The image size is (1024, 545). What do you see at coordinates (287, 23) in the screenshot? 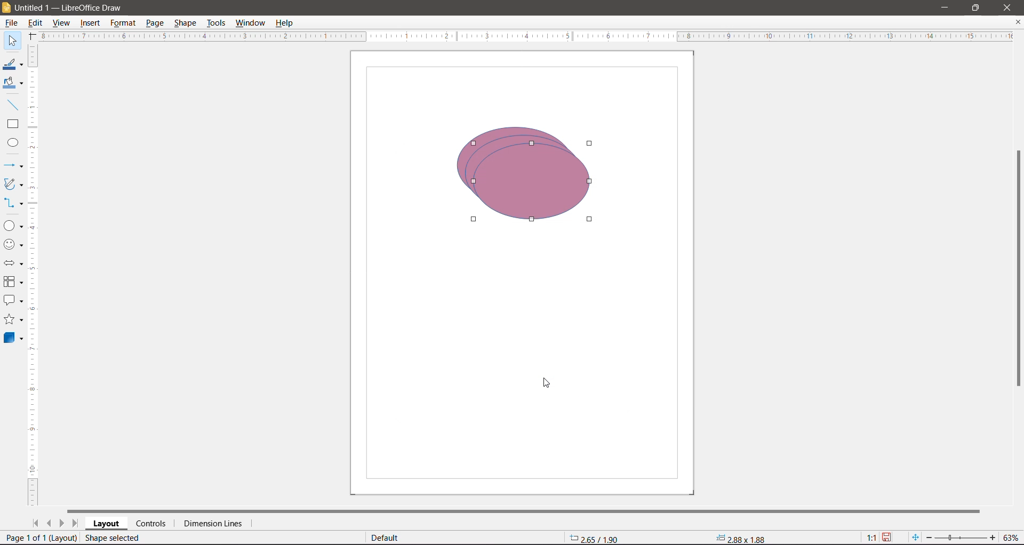
I see `Help` at bounding box center [287, 23].